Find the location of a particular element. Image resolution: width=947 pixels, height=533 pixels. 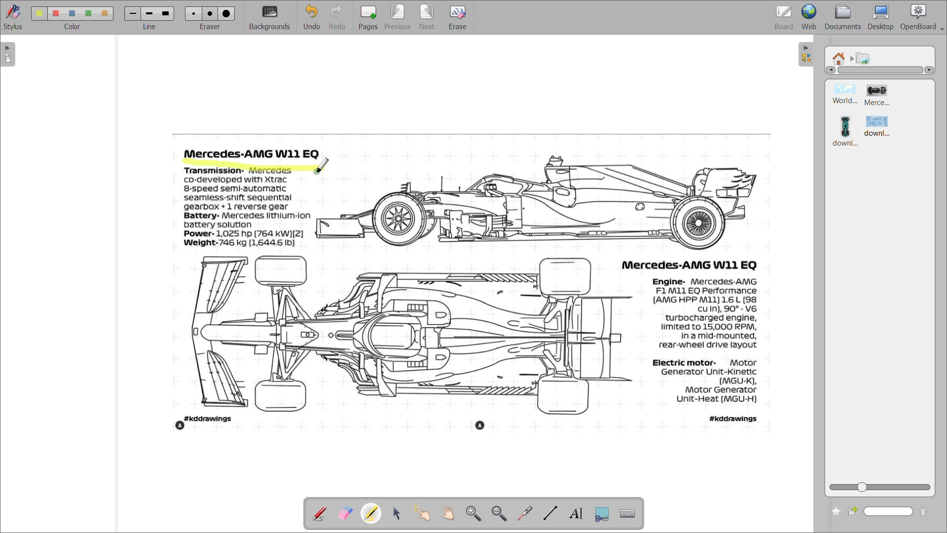

select and modify objects is located at coordinates (400, 514).